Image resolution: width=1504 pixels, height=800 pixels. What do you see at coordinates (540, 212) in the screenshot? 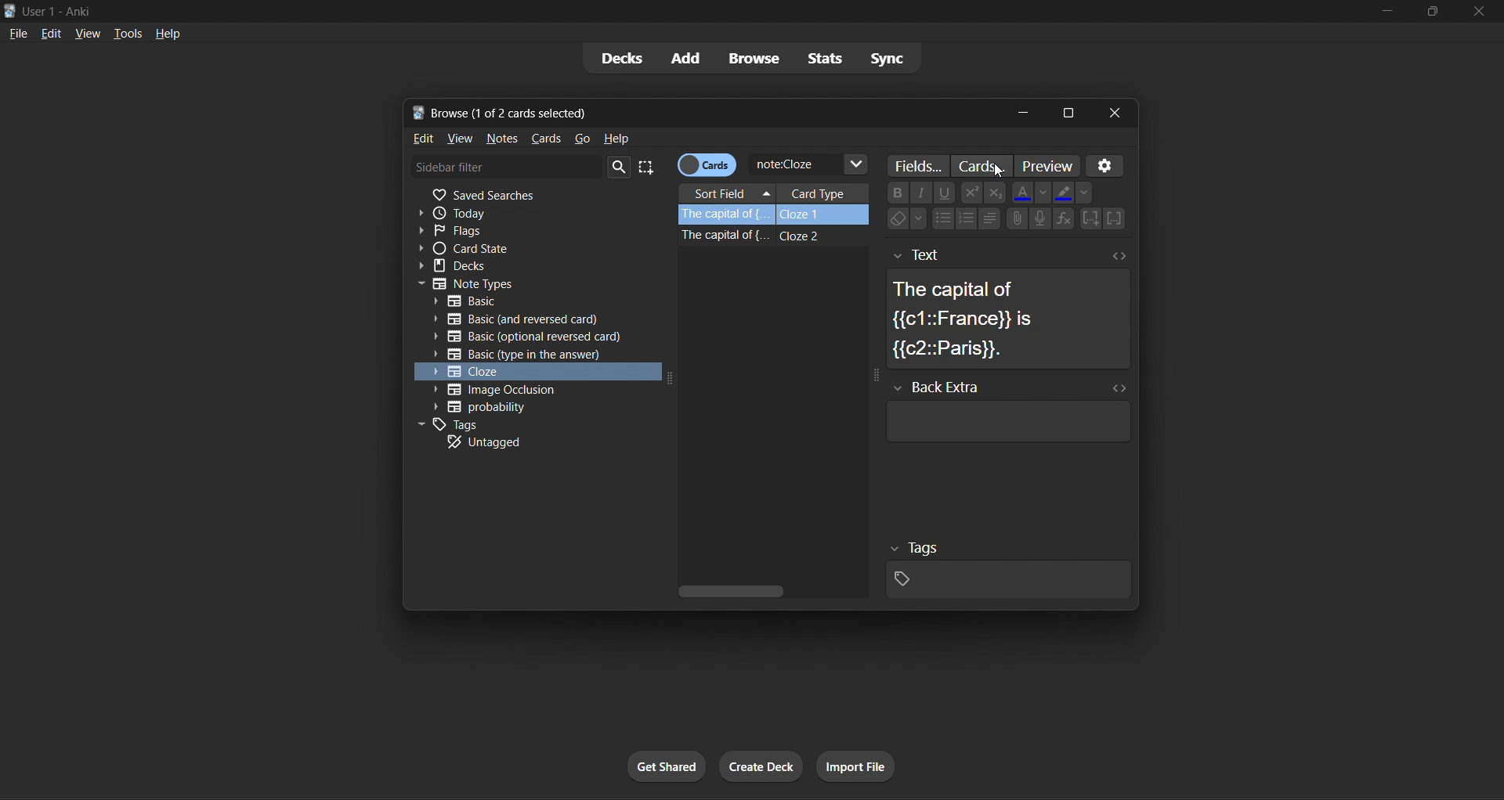
I see `today filter expand` at bounding box center [540, 212].